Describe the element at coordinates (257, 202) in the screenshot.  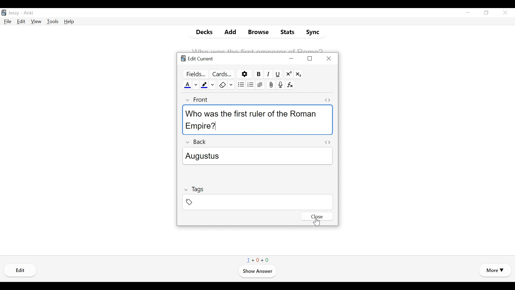
I see `Tags Field` at that location.